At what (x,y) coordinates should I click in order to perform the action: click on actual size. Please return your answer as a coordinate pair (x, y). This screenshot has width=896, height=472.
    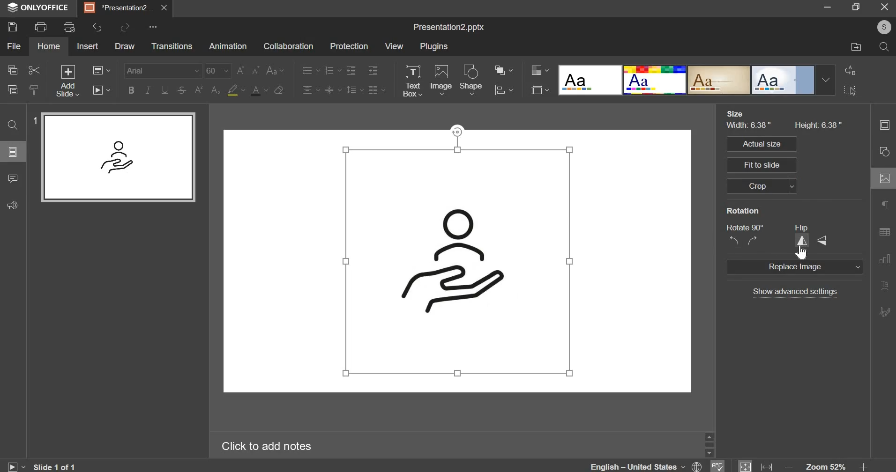
    Looking at the image, I should click on (765, 144).